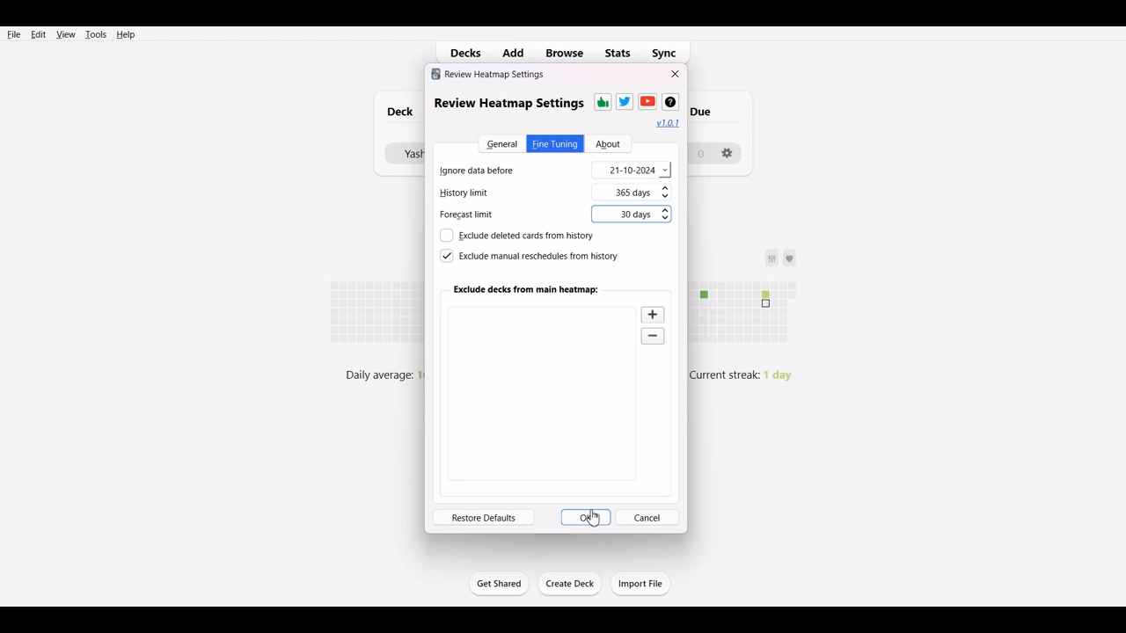  What do you see at coordinates (462, 53) in the screenshot?
I see `Decks` at bounding box center [462, 53].